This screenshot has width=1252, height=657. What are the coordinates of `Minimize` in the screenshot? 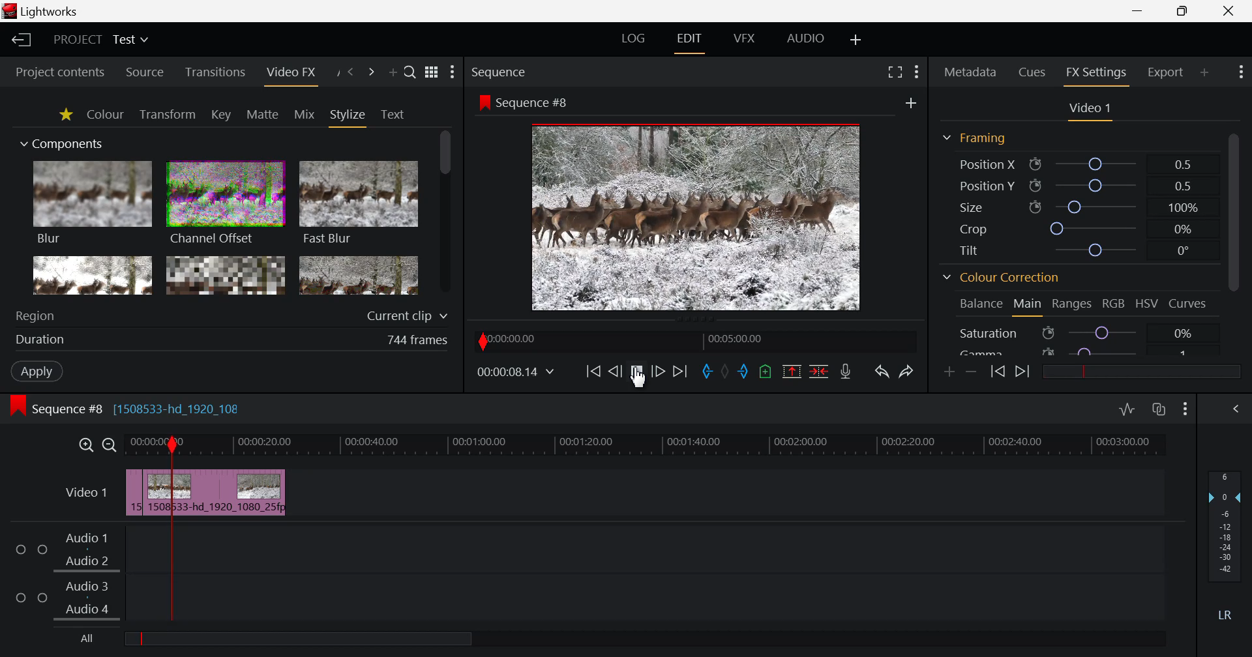 It's located at (1183, 12).